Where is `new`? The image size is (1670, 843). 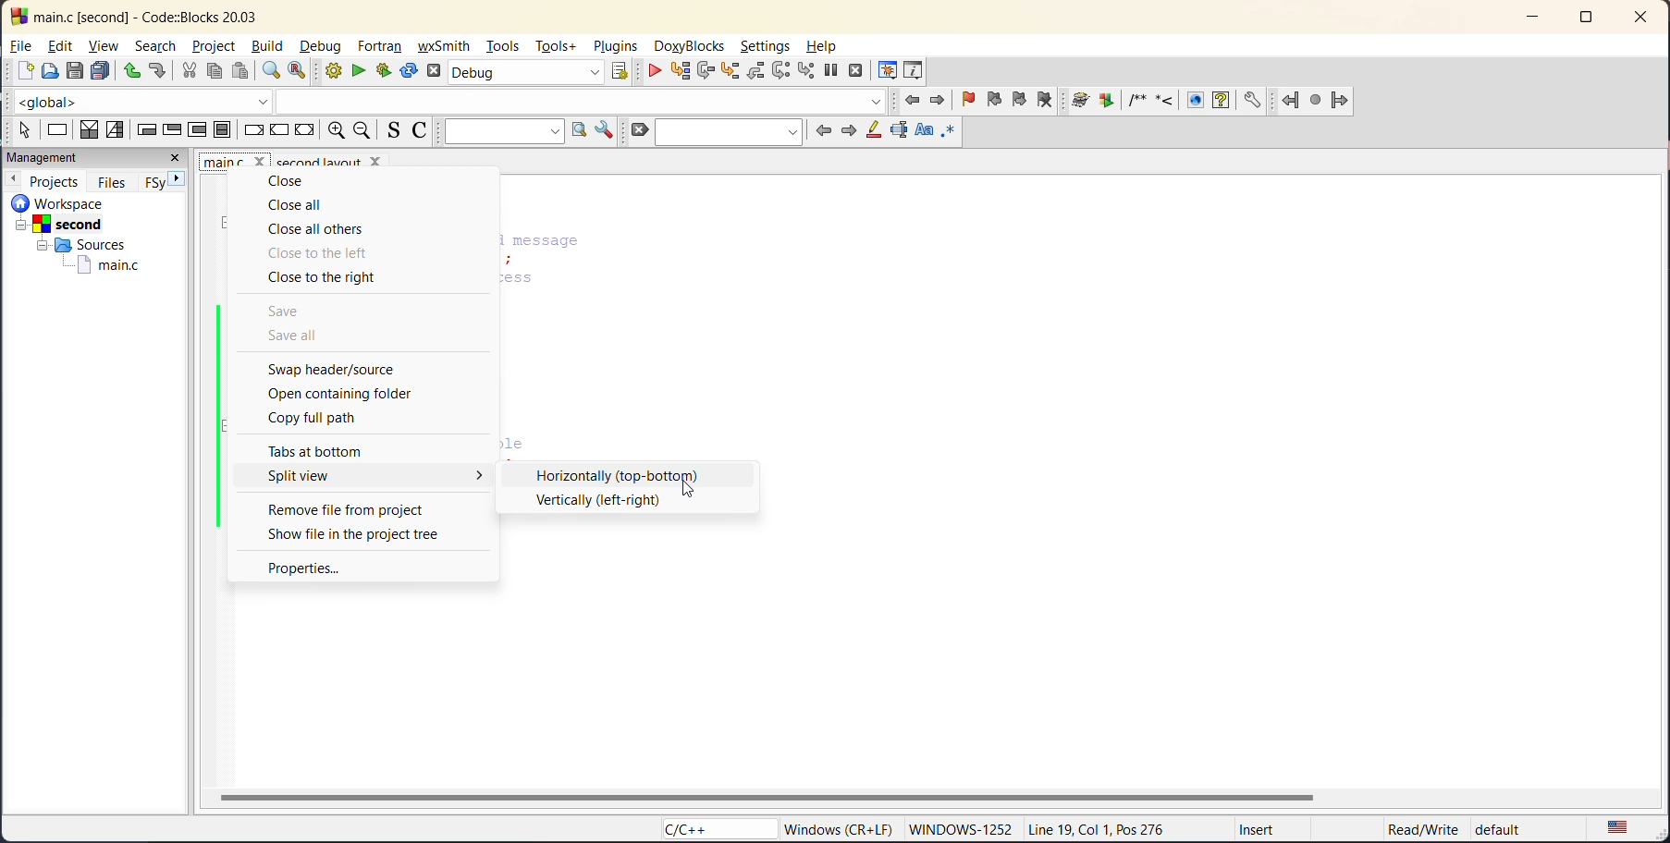 new is located at coordinates (18, 70).